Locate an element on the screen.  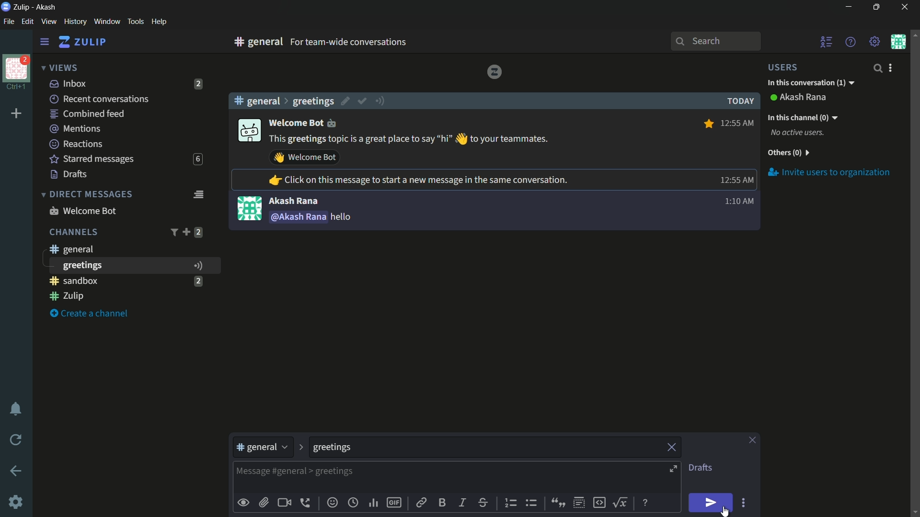
2 unread messages is located at coordinates (198, 232).